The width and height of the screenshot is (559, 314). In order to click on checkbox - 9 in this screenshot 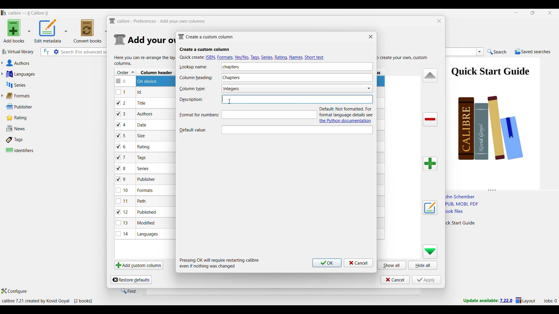, I will do `click(121, 179)`.